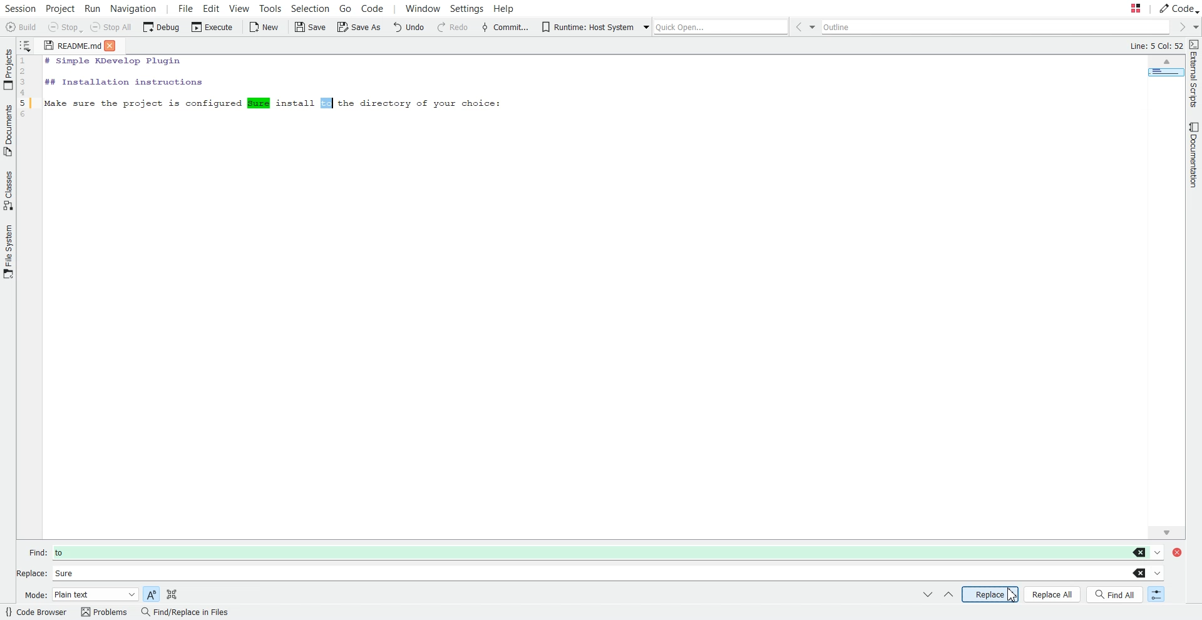 The width and height of the screenshot is (1202, 620). What do you see at coordinates (344, 8) in the screenshot?
I see `Go` at bounding box center [344, 8].